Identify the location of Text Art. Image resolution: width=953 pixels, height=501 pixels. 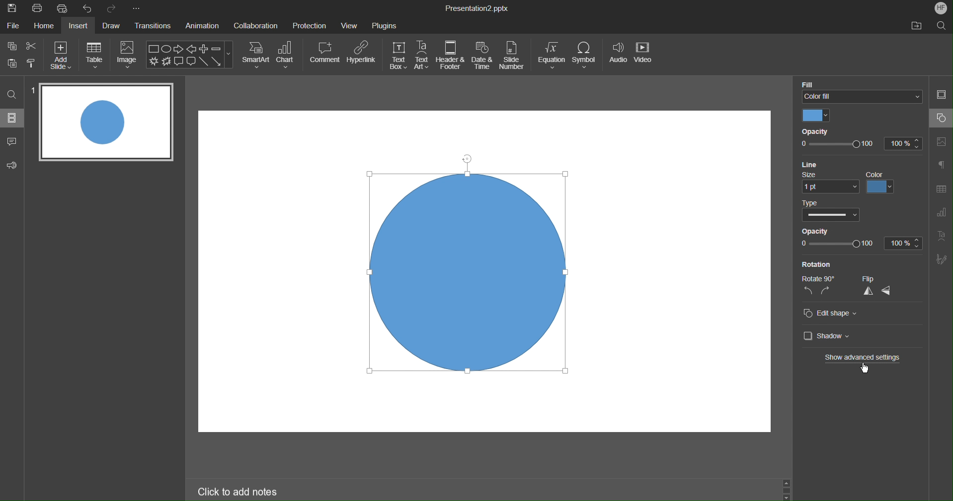
(942, 239).